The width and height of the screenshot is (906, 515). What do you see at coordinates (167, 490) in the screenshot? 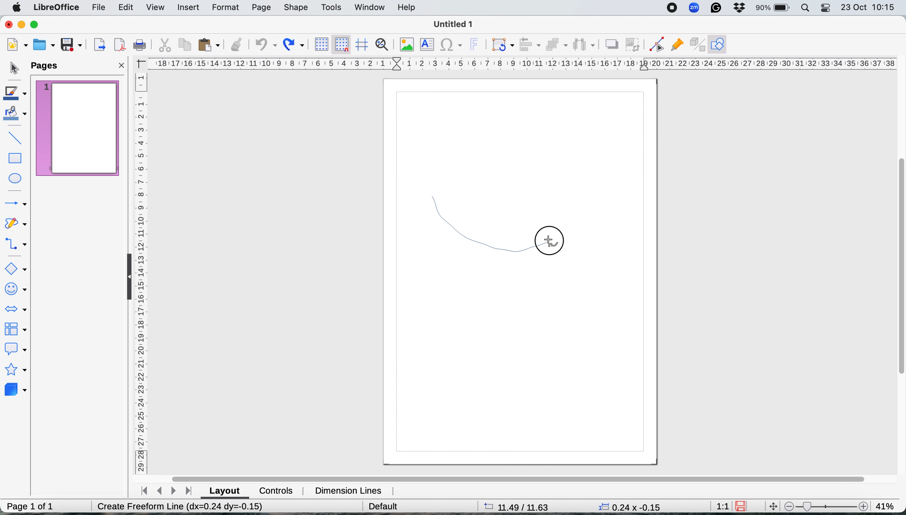
I see `switch between pages` at bounding box center [167, 490].